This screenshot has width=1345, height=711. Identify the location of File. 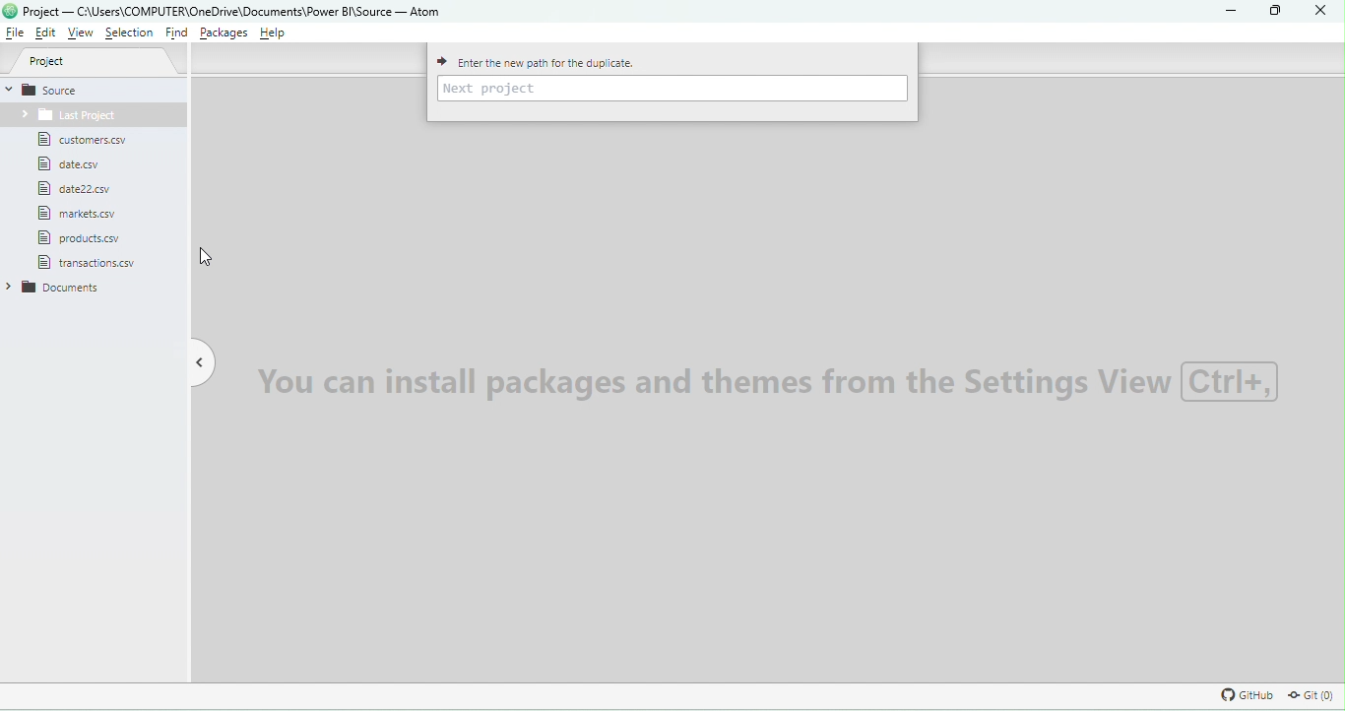
(94, 263).